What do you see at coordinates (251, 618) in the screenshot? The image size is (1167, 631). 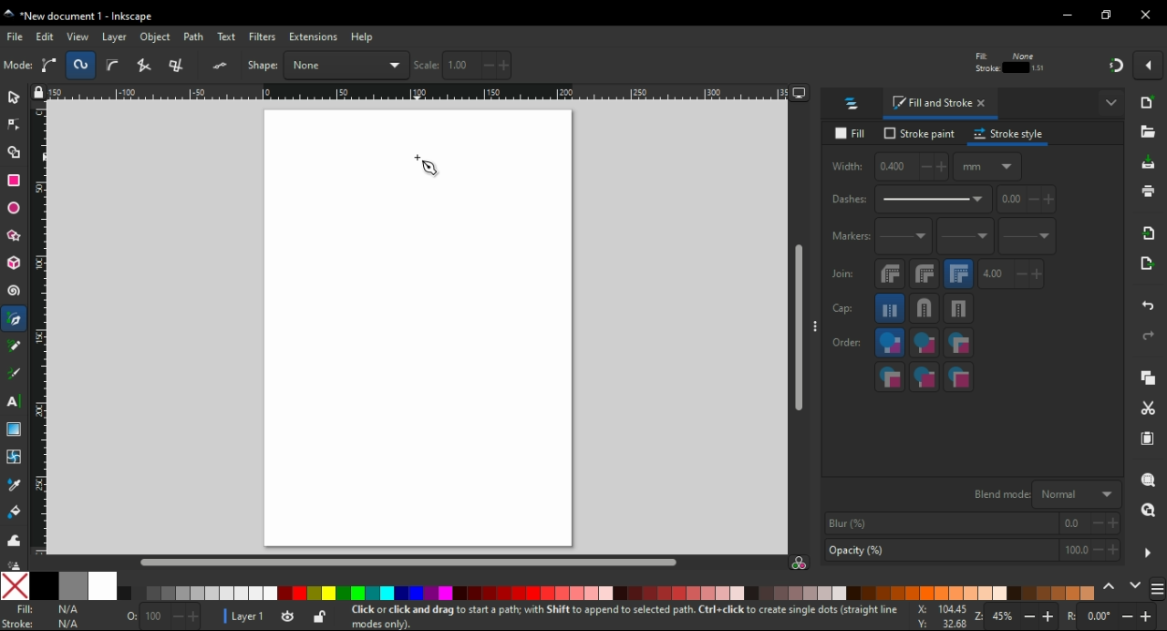 I see `Layer 1` at bounding box center [251, 618].